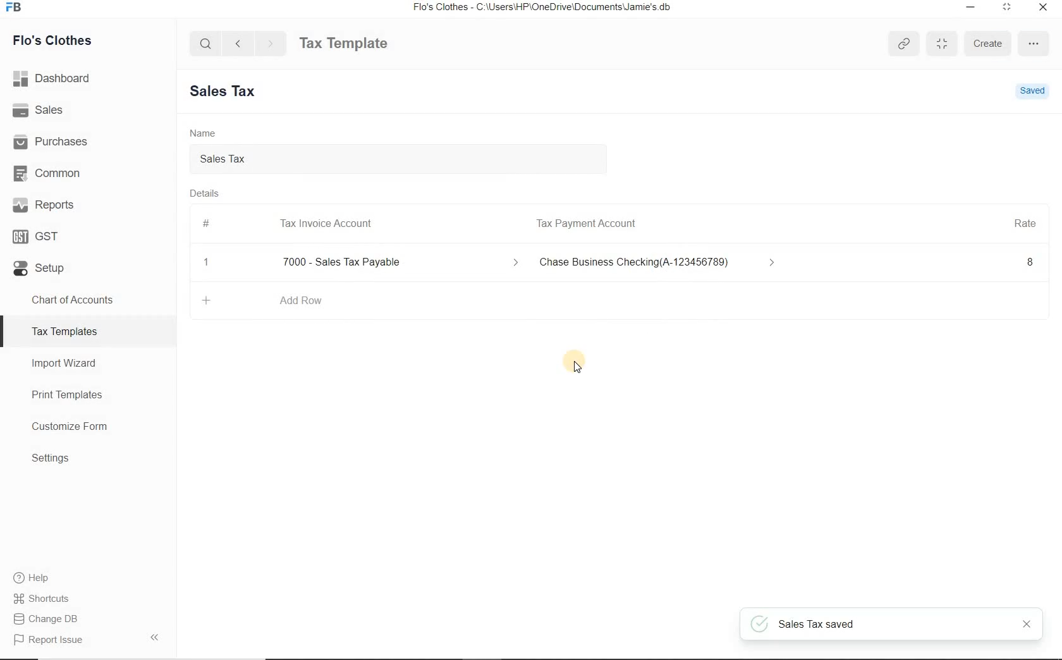  I want to click on Name, so click(203, 132).